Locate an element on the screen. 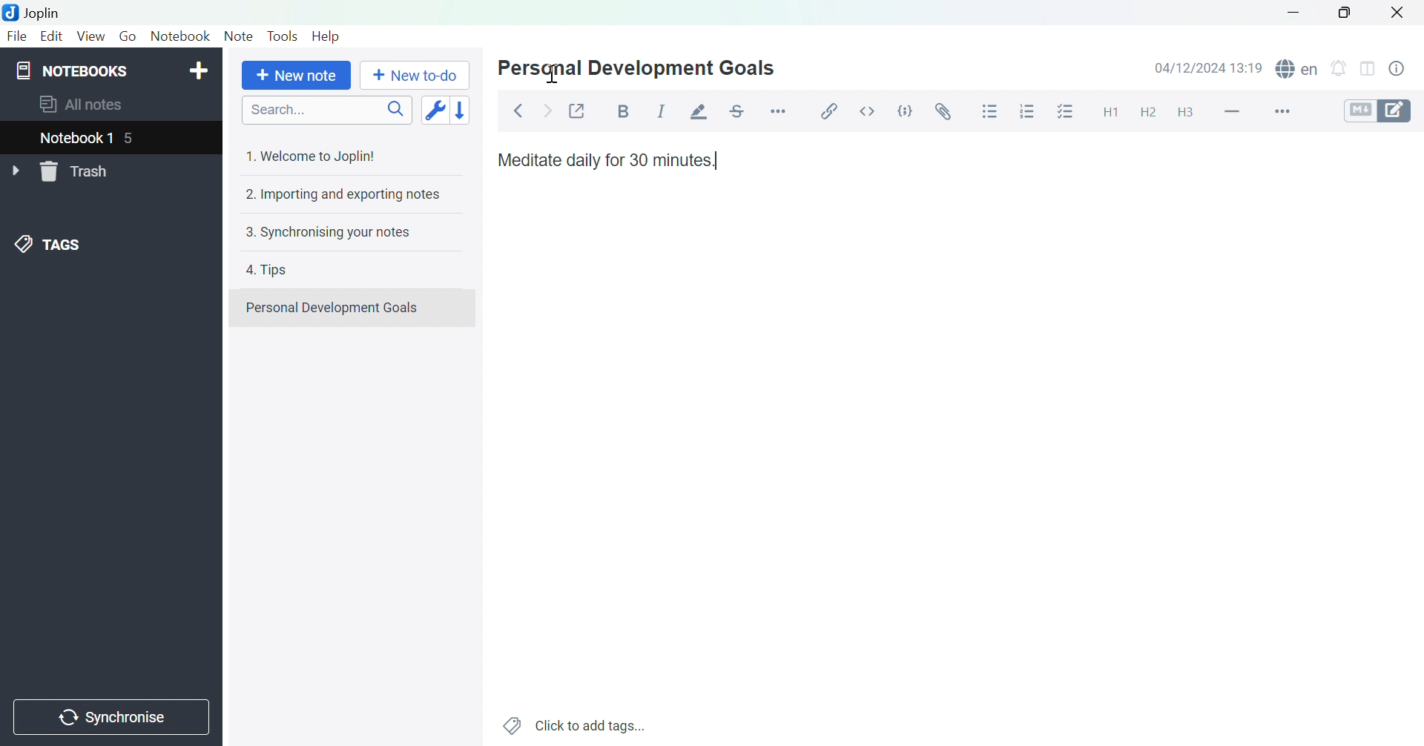 The height and width of the screenshot is (746, 1424). 3. Synchronising your notes is located at coordinates (332, 232).